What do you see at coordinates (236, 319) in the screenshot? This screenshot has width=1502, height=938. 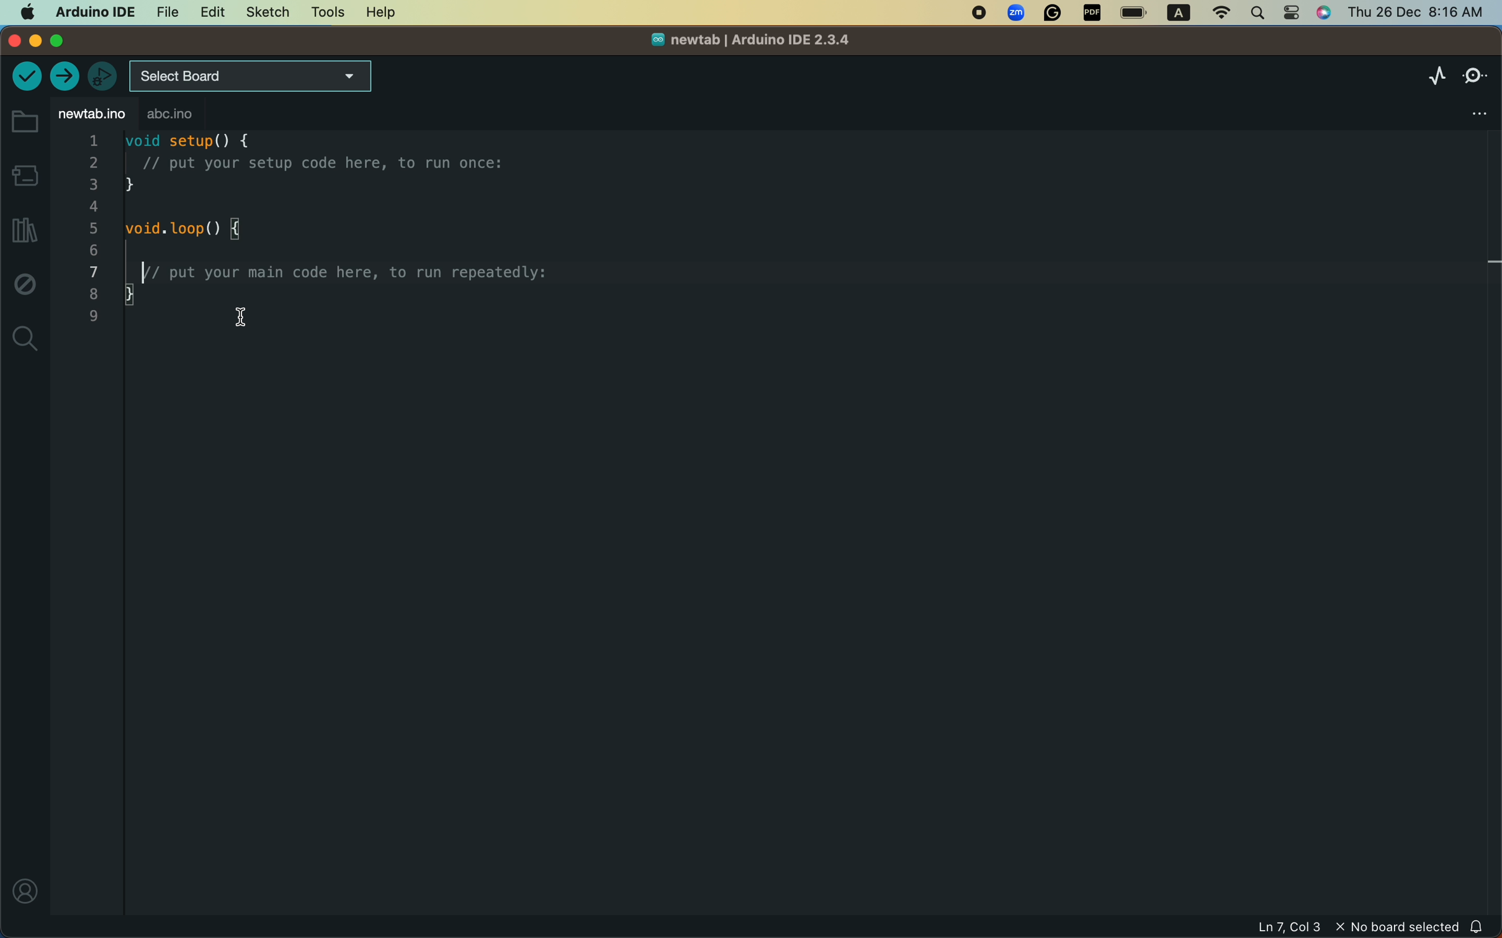 I see `curser` at bounding box center [236, 319].